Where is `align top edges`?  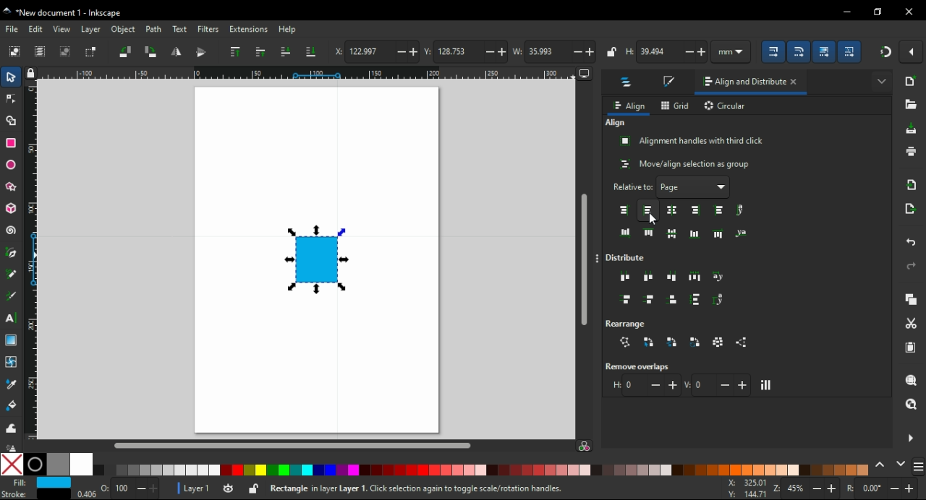 align top edges is located at coordinates (649, 232).